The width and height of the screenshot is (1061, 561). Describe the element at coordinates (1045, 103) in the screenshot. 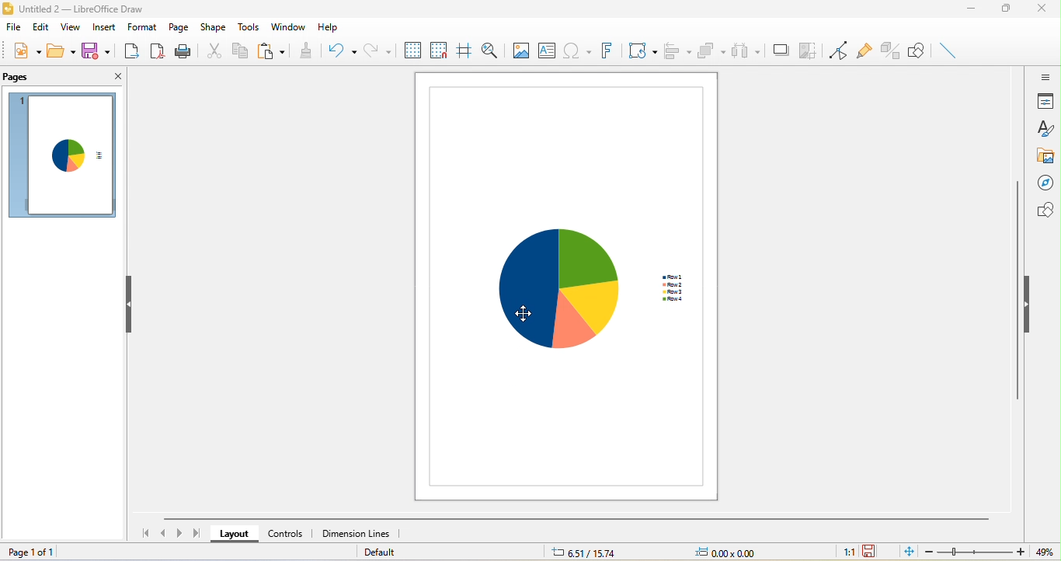

I see `properties` at that location.